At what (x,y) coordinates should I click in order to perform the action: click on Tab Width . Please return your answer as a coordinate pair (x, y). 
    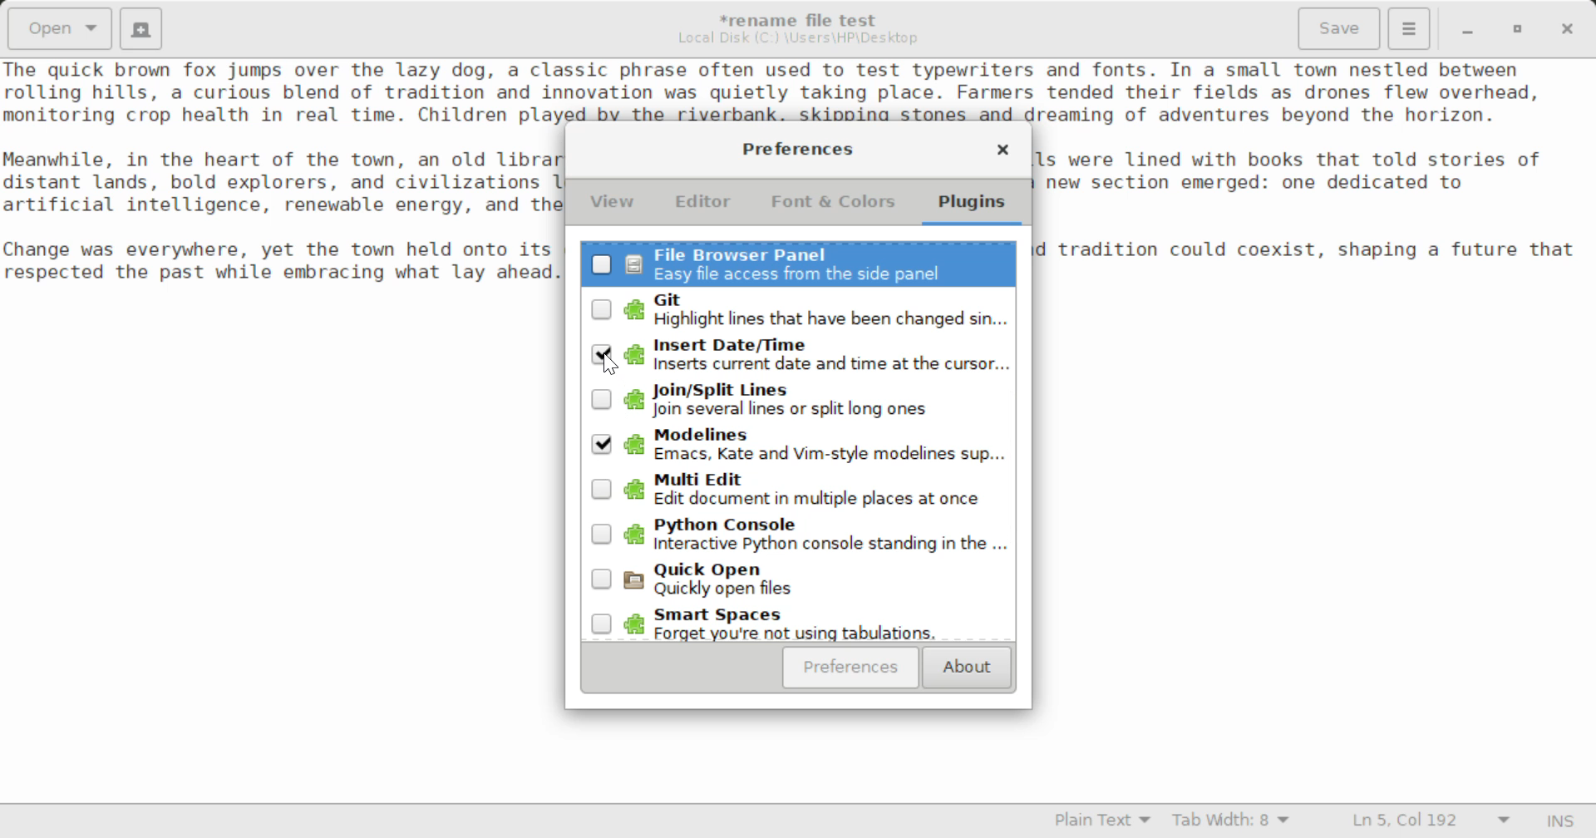
    Looking at the image, I should click on (1234, 822).